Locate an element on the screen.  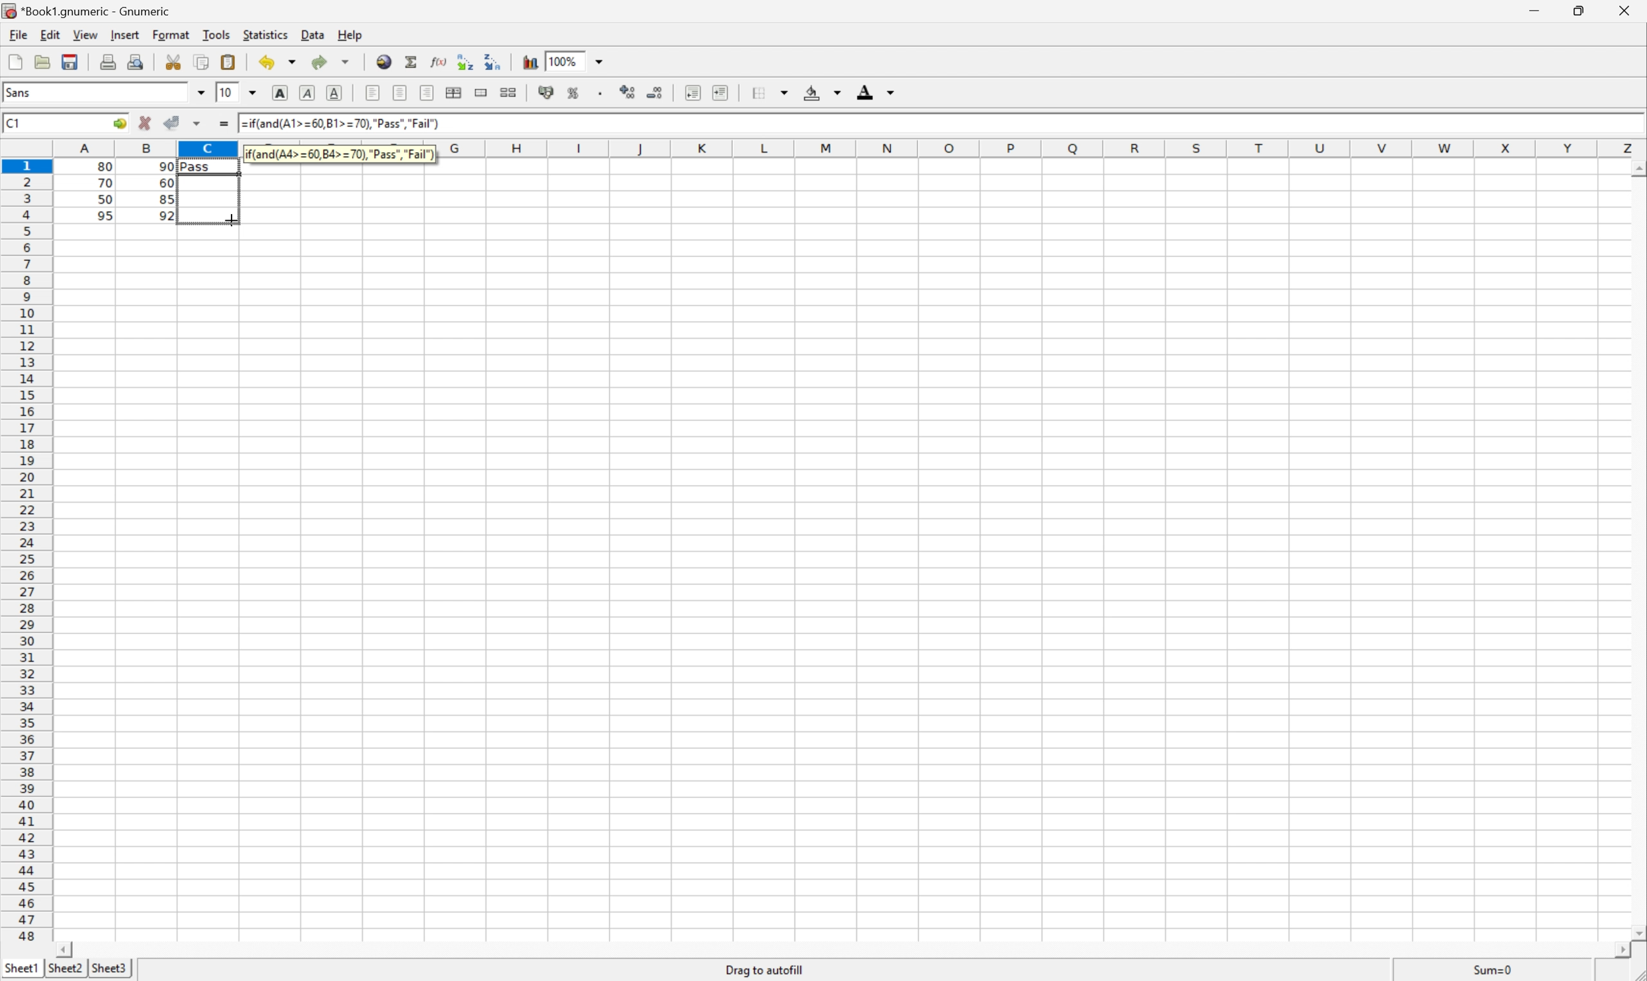
Go to... is located at coordinates (120, 124).